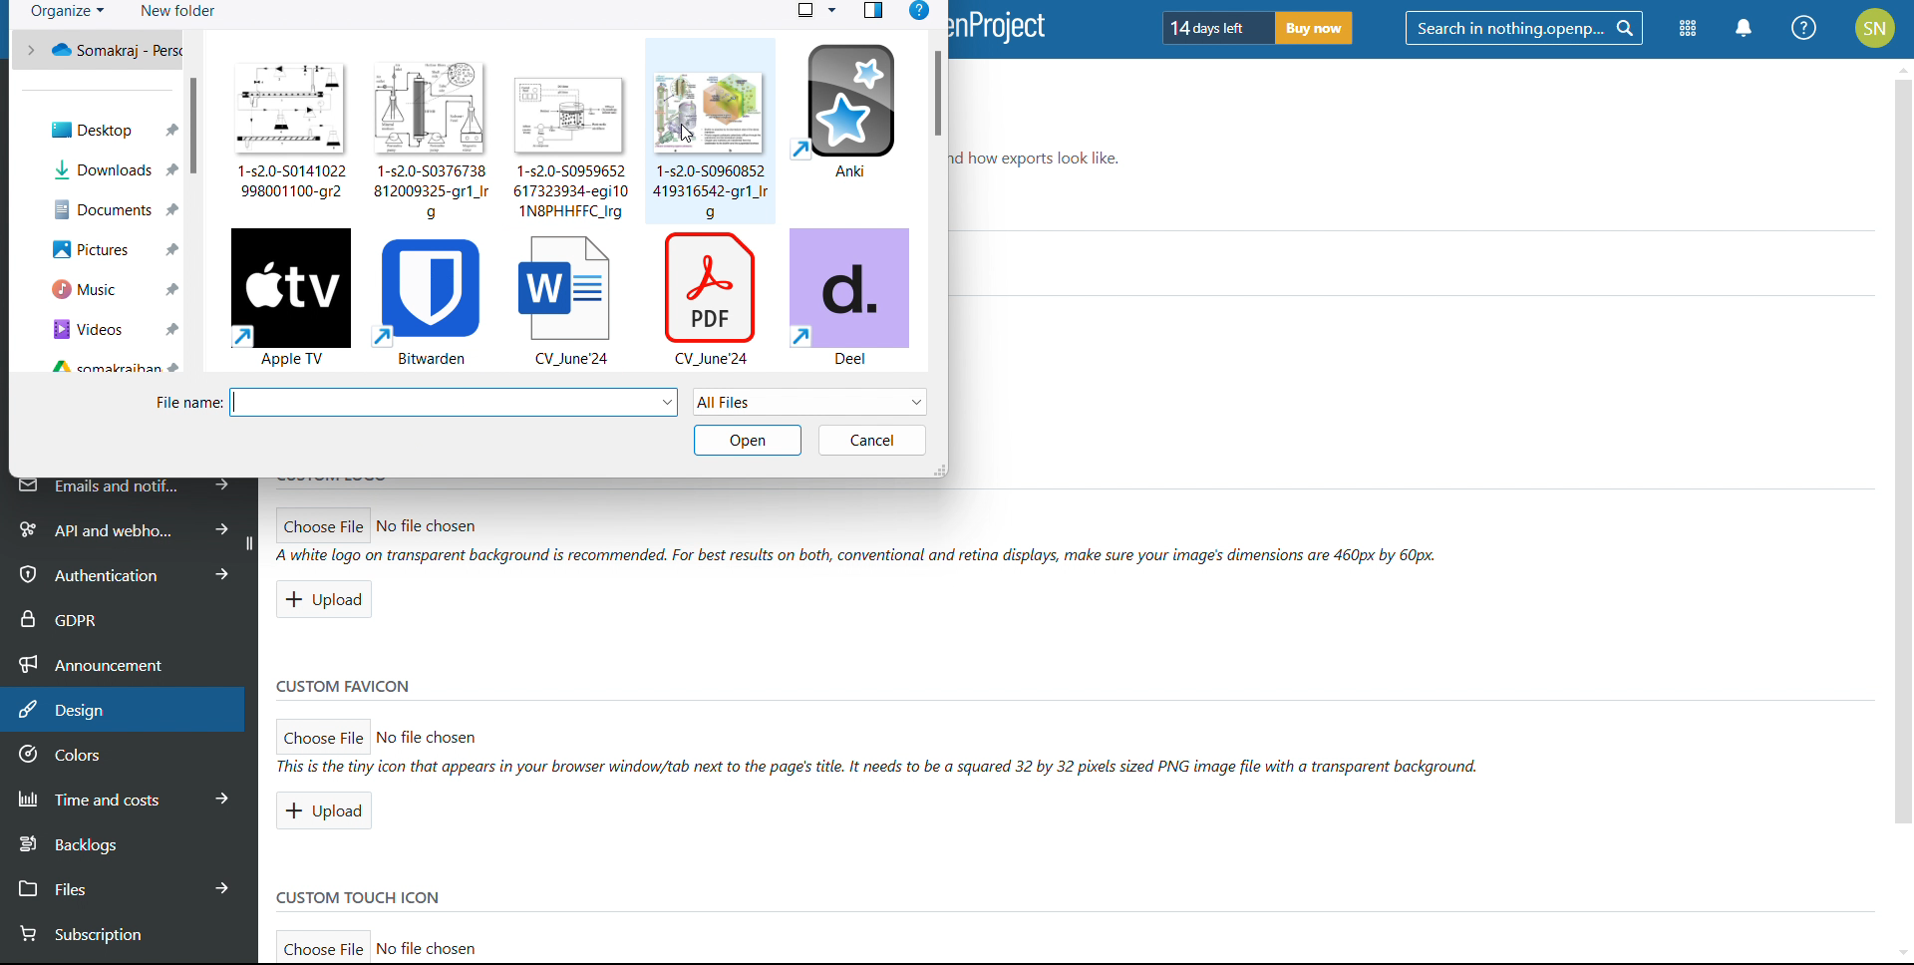 This screenshot has height=965, width=1914. Describe the element at coordinates (248, 543) in the screenshot. I see `collapse` at that location.